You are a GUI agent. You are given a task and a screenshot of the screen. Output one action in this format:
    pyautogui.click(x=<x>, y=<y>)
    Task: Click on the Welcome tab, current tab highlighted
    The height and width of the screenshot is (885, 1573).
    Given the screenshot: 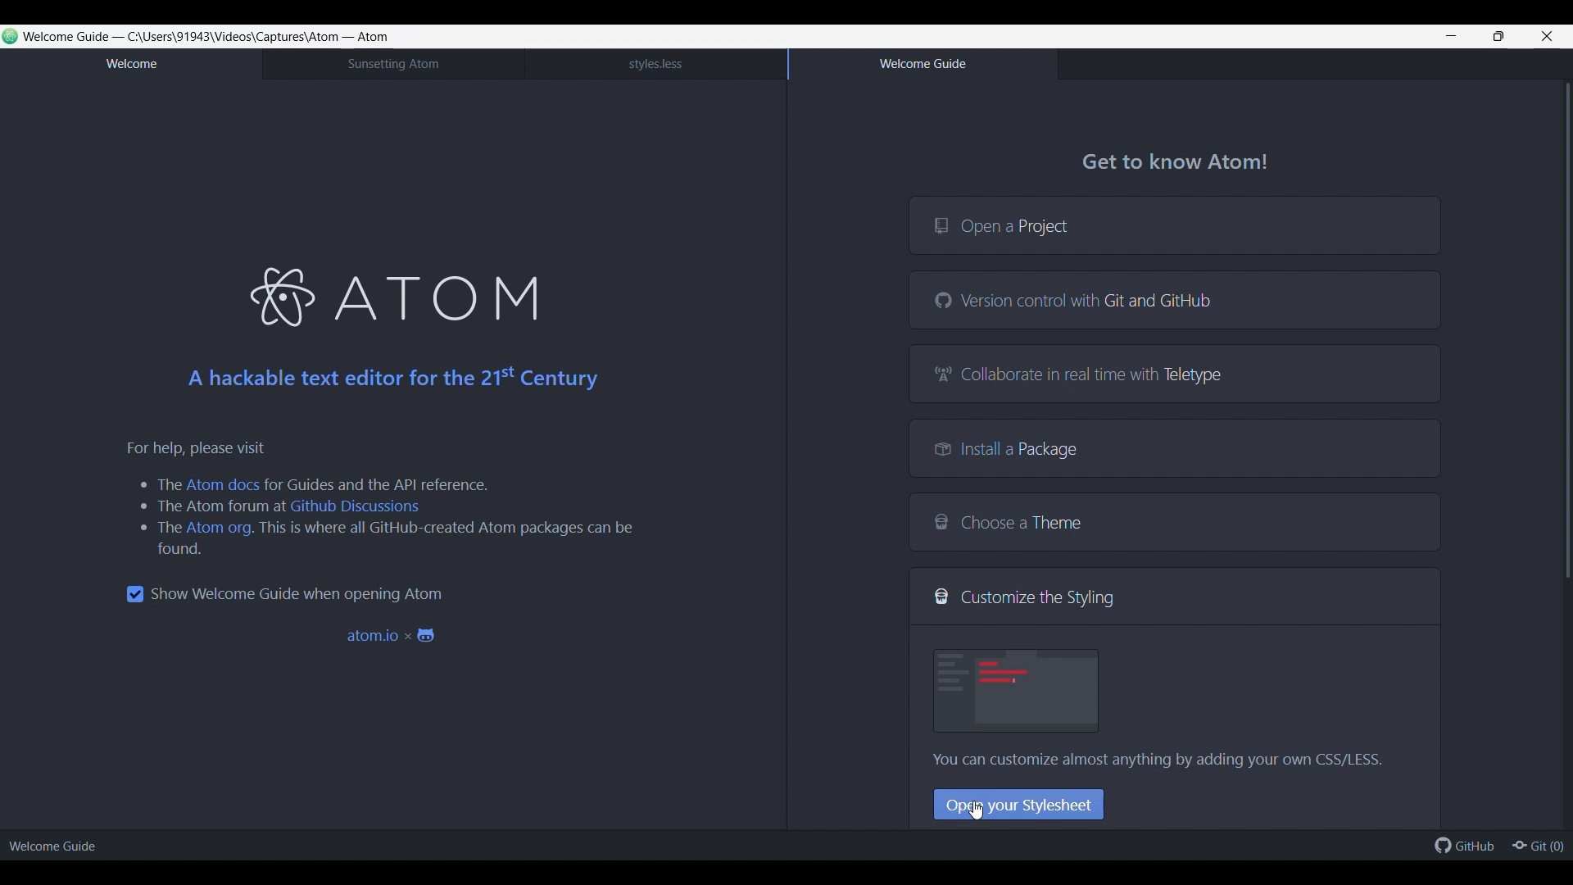 What is the action you would take?
    pyautogui.click(x=130, y=65)
    